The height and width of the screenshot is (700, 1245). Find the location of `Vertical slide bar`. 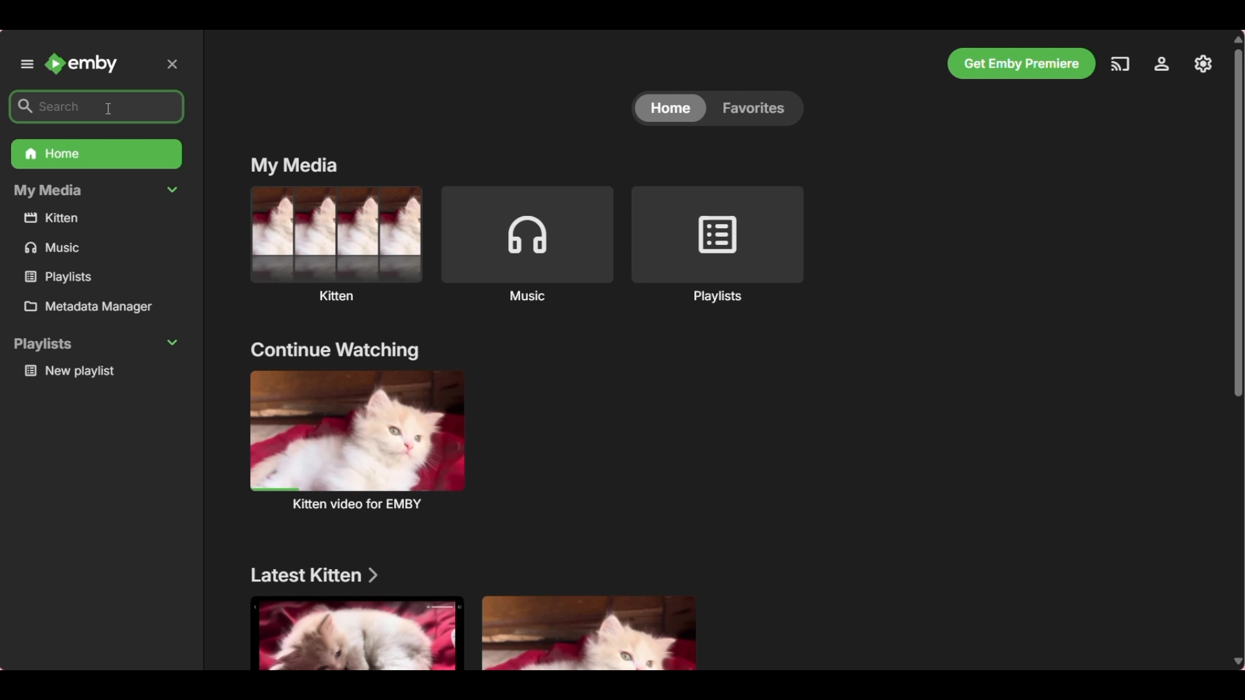

Vertical slide bar is located at coordinates (1238, 351).